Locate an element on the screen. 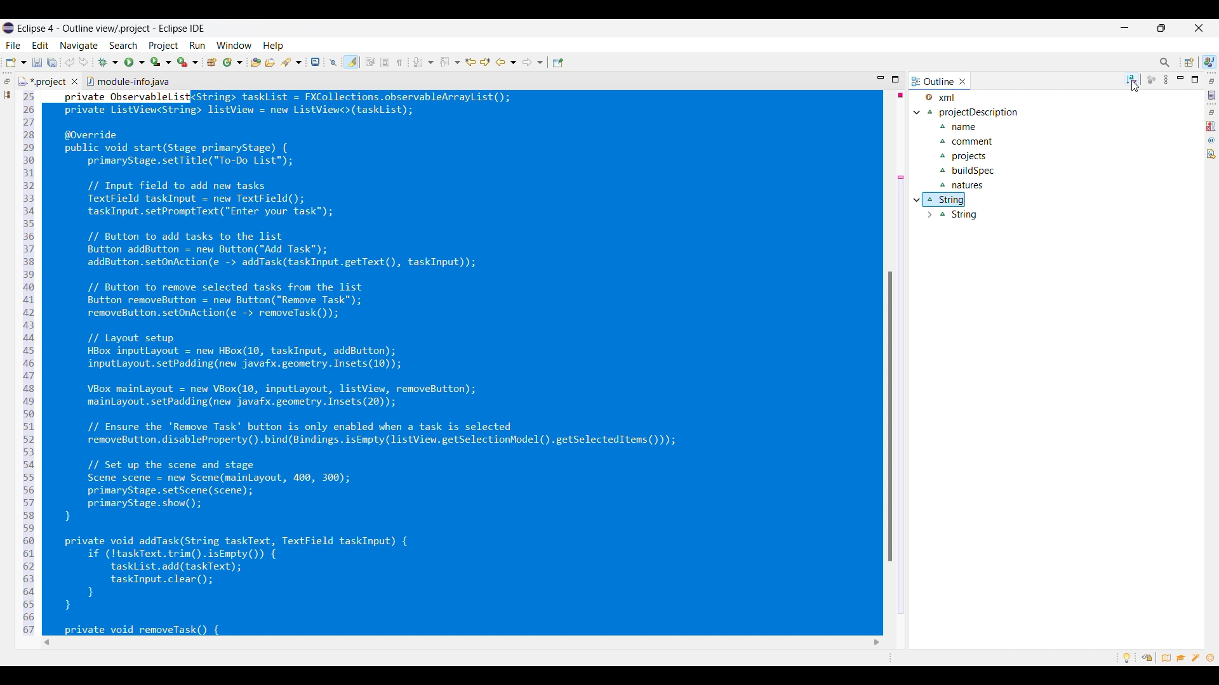 The width and height of the screenshot is (1219, 685). Restore welcome is located at coordinates (1147, 658).